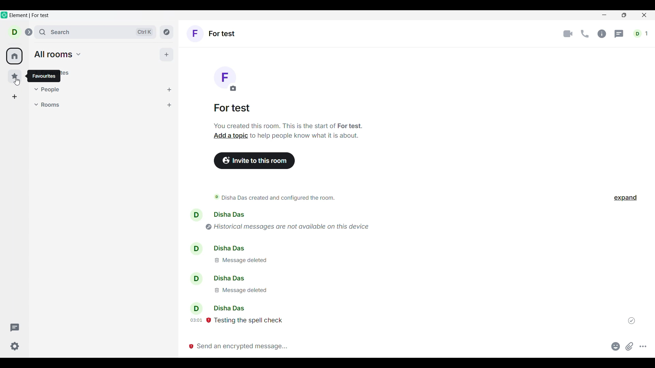  What do you see at coordinates (46, 89) in the screenshot?
I see `People` at bounding box center [46, 89].